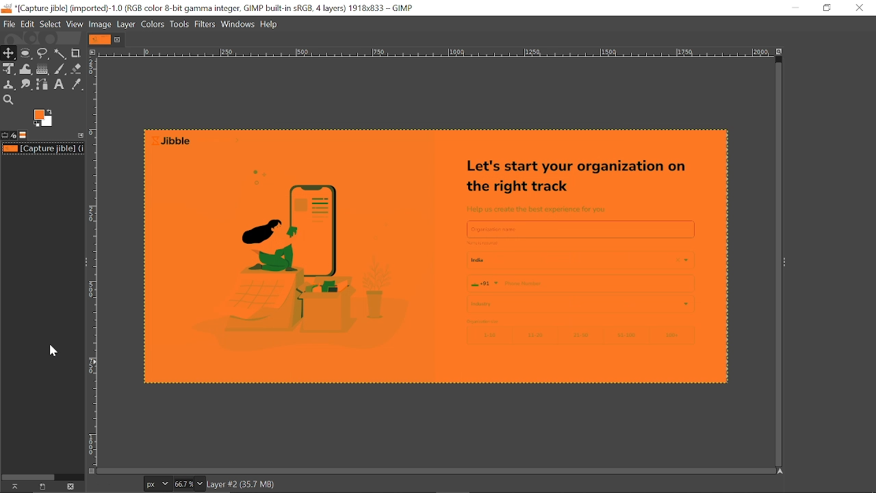 The height and width of the screenshot is (493, 876). I want to click on Current window, so click(217, 8).